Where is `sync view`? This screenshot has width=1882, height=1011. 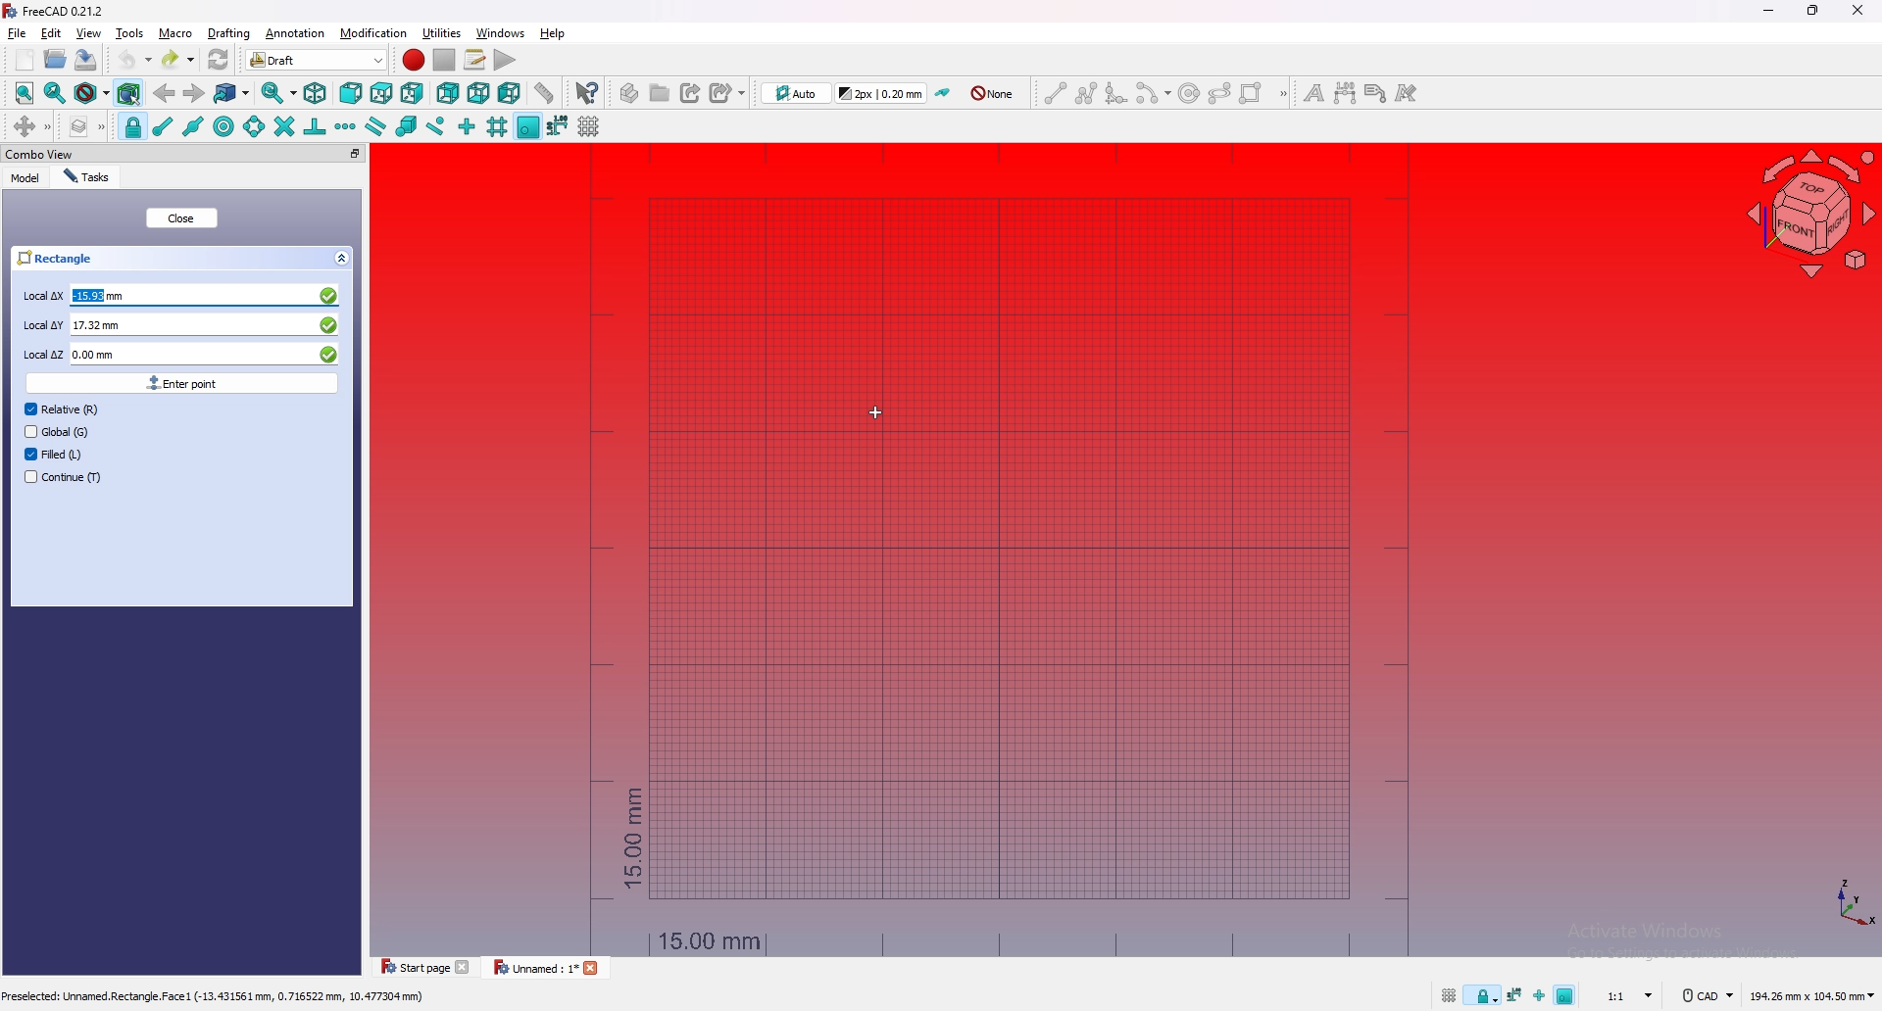
sync view is located at coordinates (279, 93).